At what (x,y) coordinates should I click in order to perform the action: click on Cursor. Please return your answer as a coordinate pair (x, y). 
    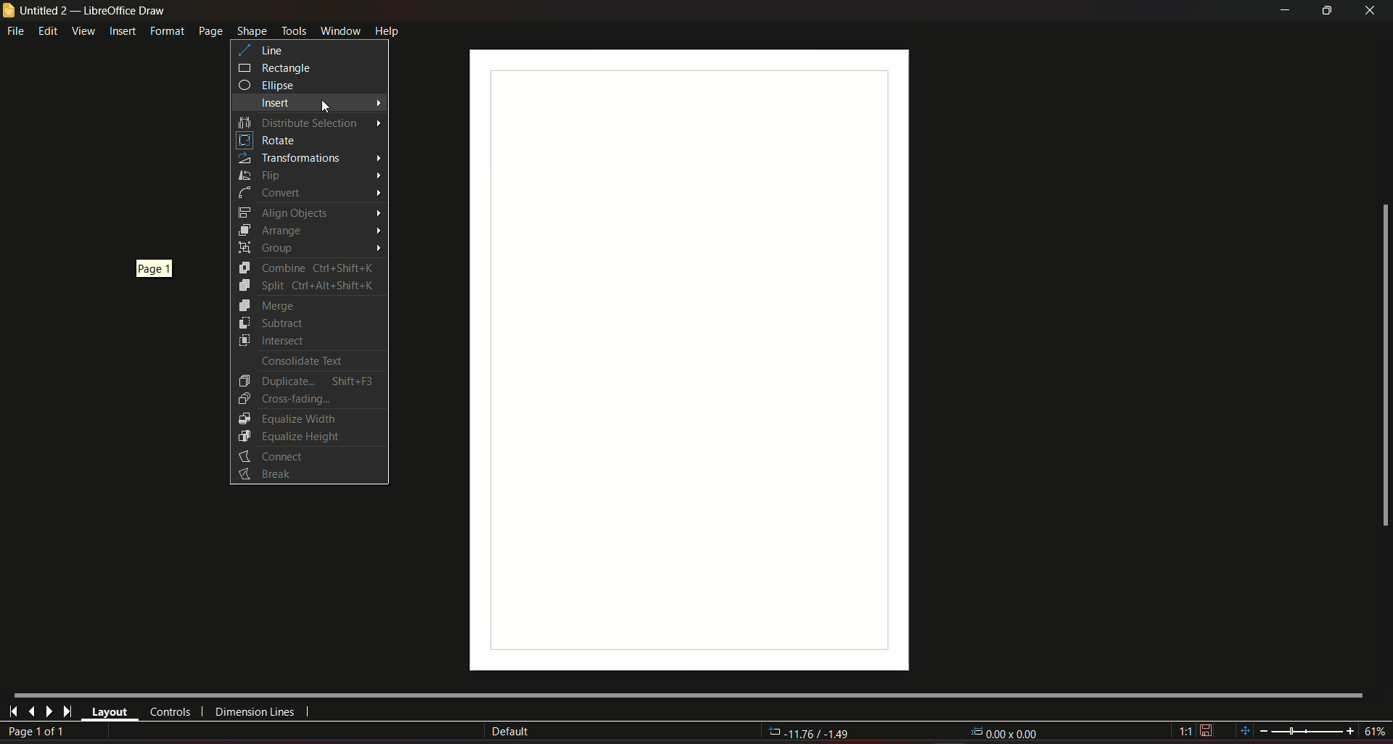
    Looking at the image, I should click on (329, 104).